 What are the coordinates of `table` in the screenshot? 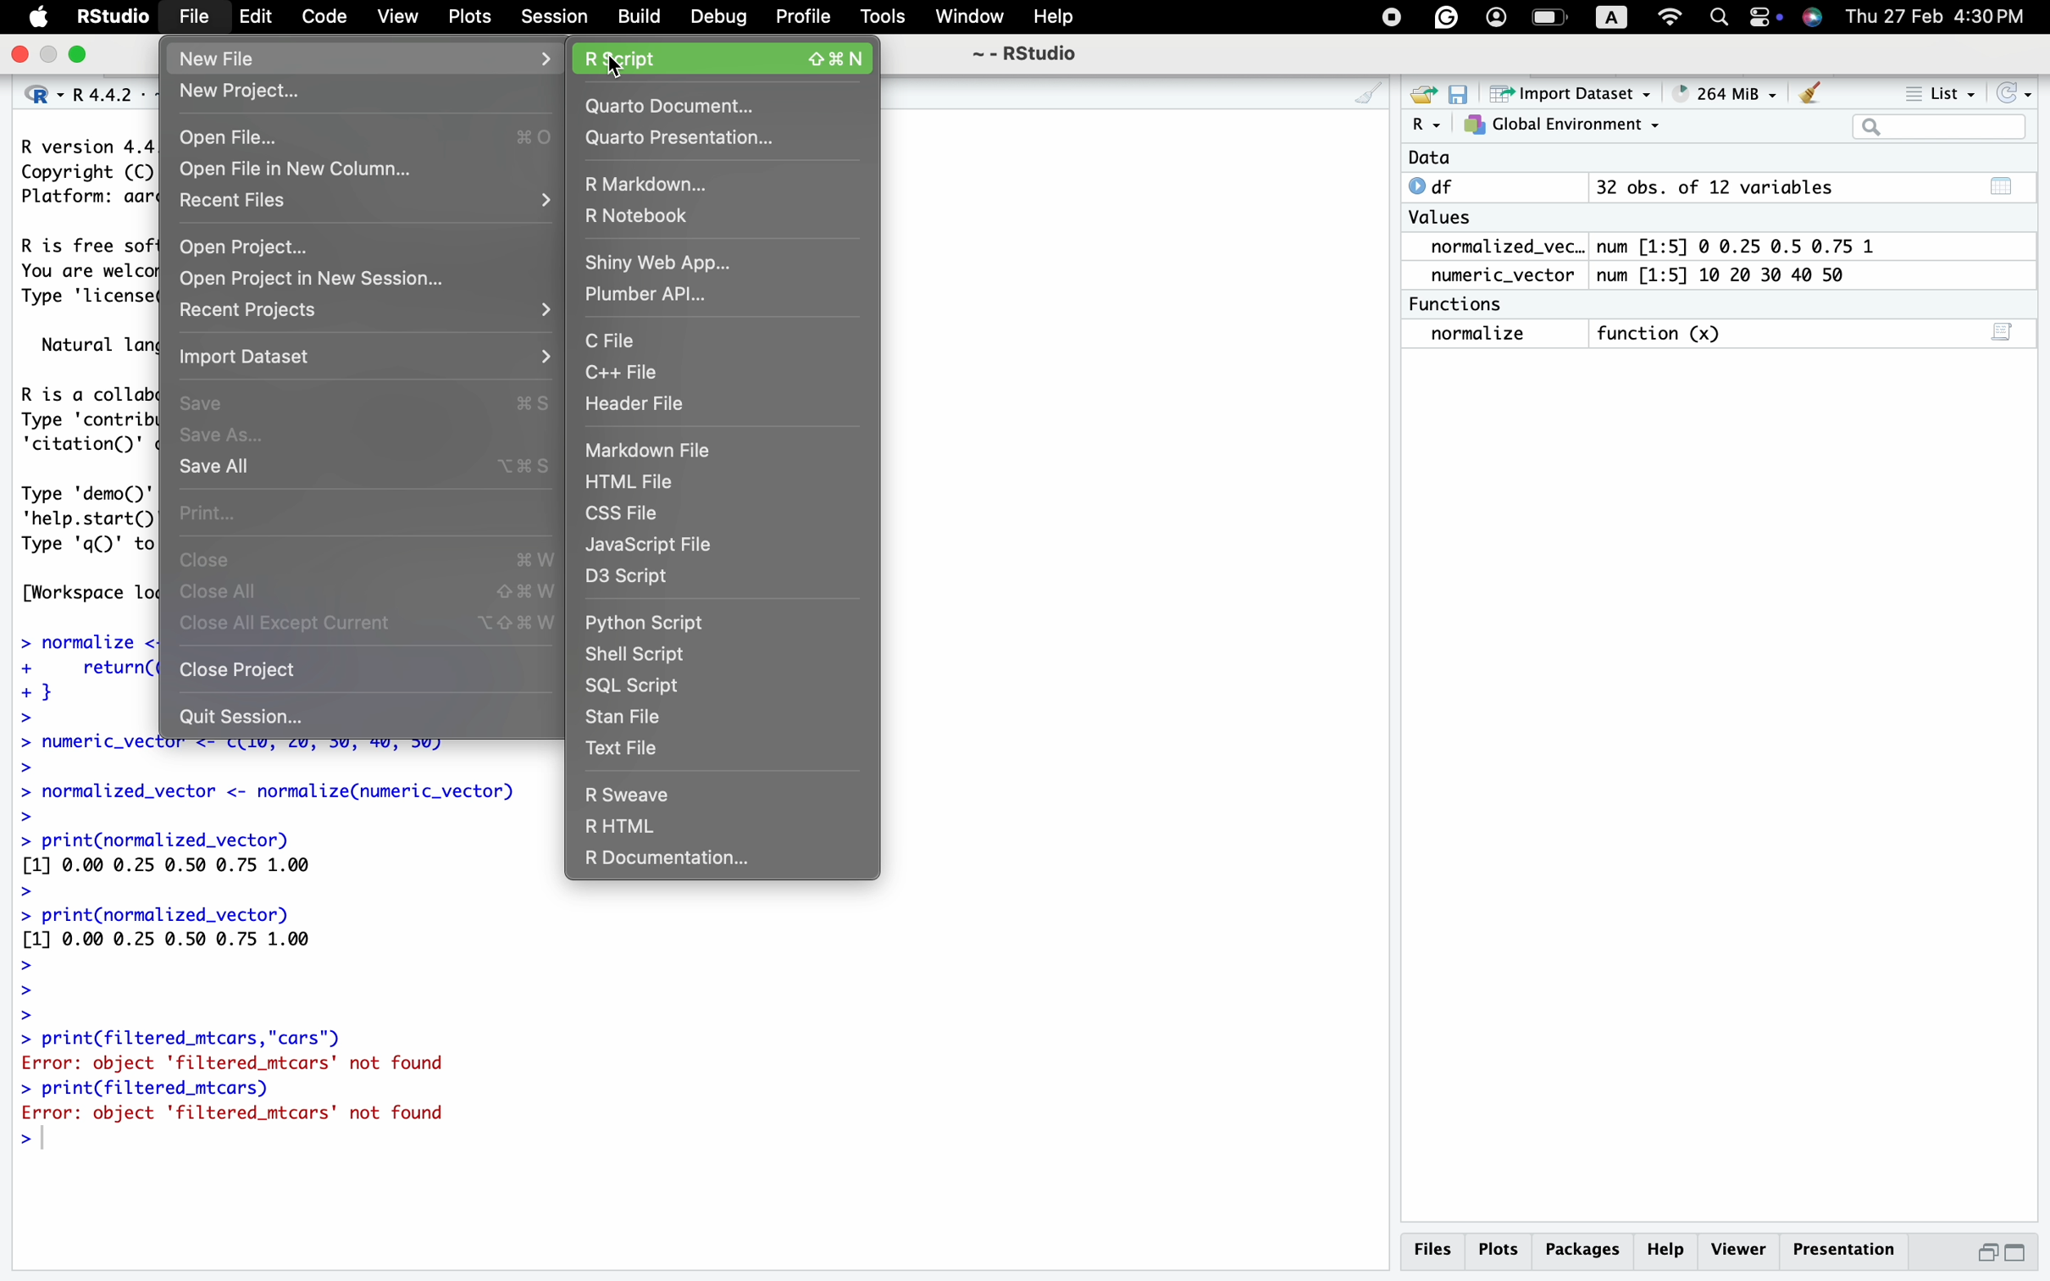 It's located at (2006, 184).